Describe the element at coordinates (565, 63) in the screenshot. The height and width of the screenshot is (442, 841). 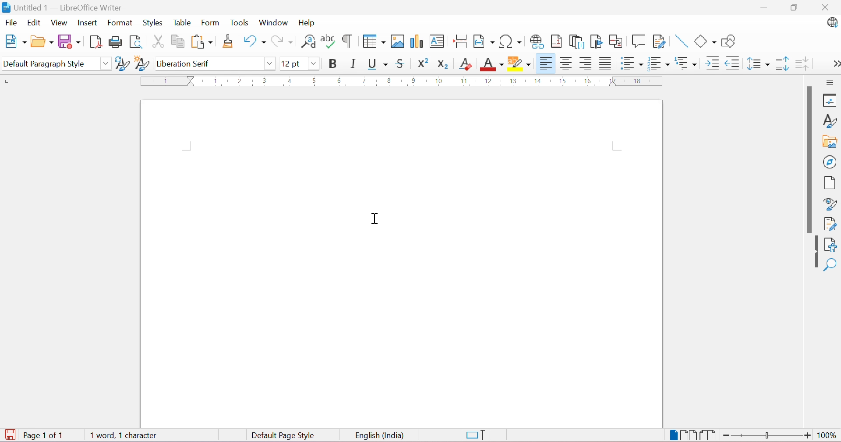
I see `Align Center` at that location.